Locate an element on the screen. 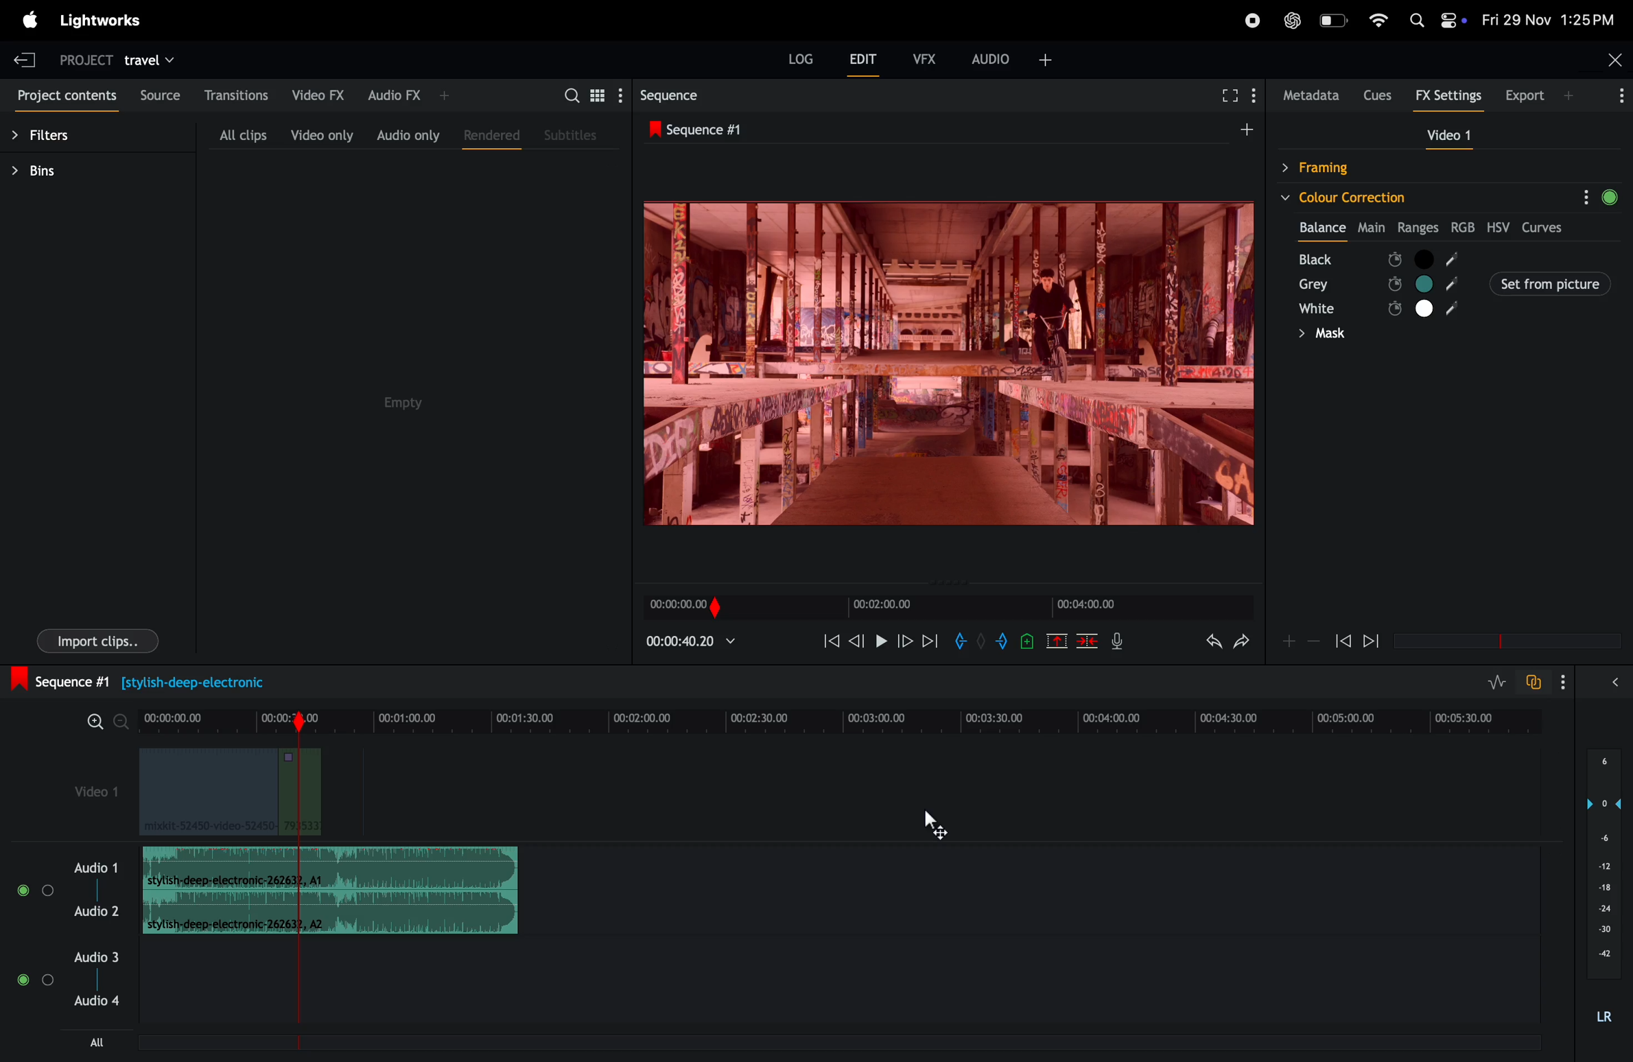 The height and width of the screenshot is (1062, 1633). show settings menu is located at coordinates (1561, 680).